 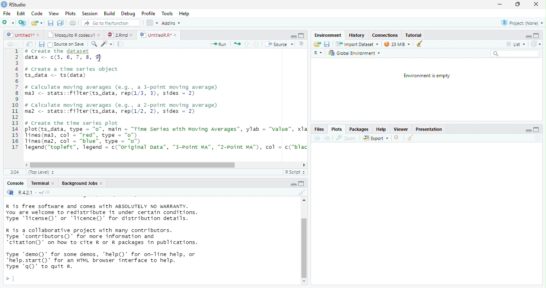 I want to click on view the current working directory, so click(x=48, y=192).